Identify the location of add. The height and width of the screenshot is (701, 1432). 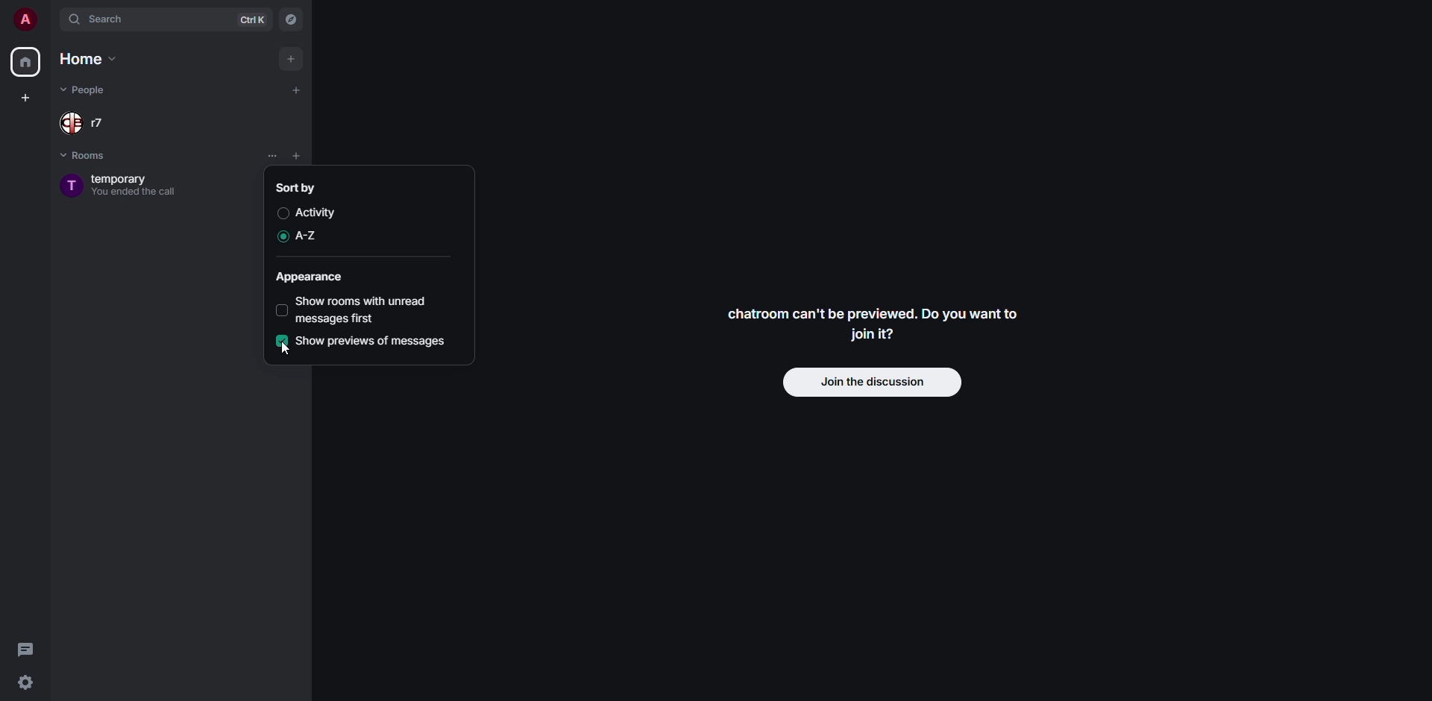
(295, 91).